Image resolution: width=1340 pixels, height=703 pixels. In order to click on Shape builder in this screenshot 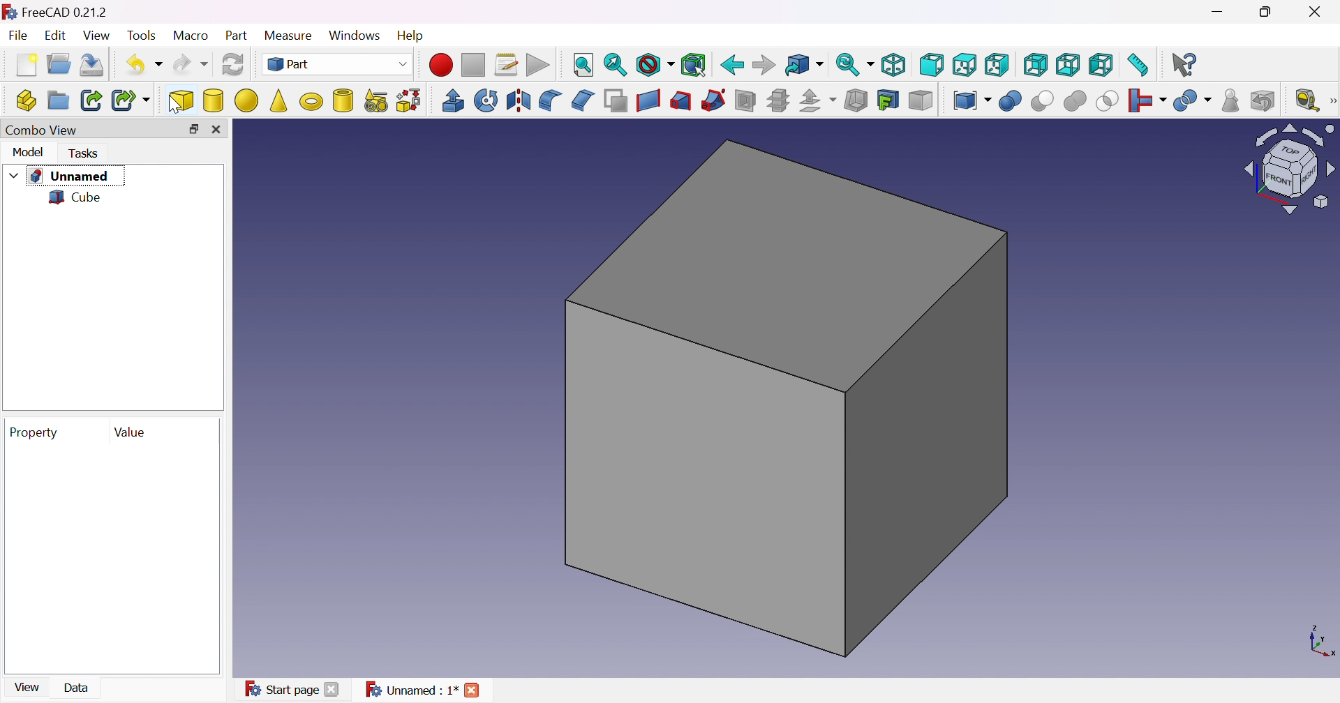, I will do `click(410, 101)`.